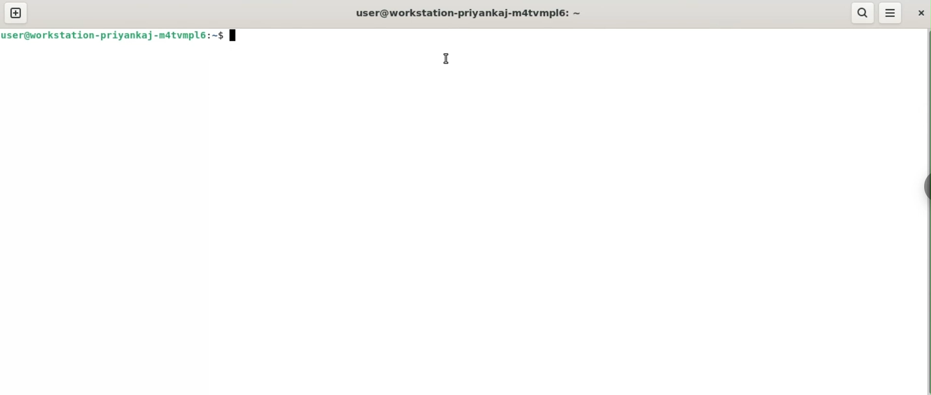 Image resolution: width=931 pixels, height=395 pixels. What do you see at coordinates (893, 13) in the screenshot?
I see `More Options` at bounding box center [893, 13].